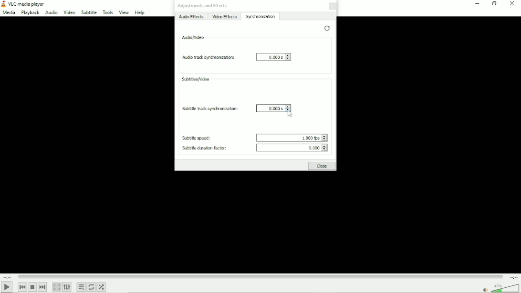 This screenshot has height=293, width=521. I want to click on Toggle between loop all, loop one and no loop, so click(91, 287).